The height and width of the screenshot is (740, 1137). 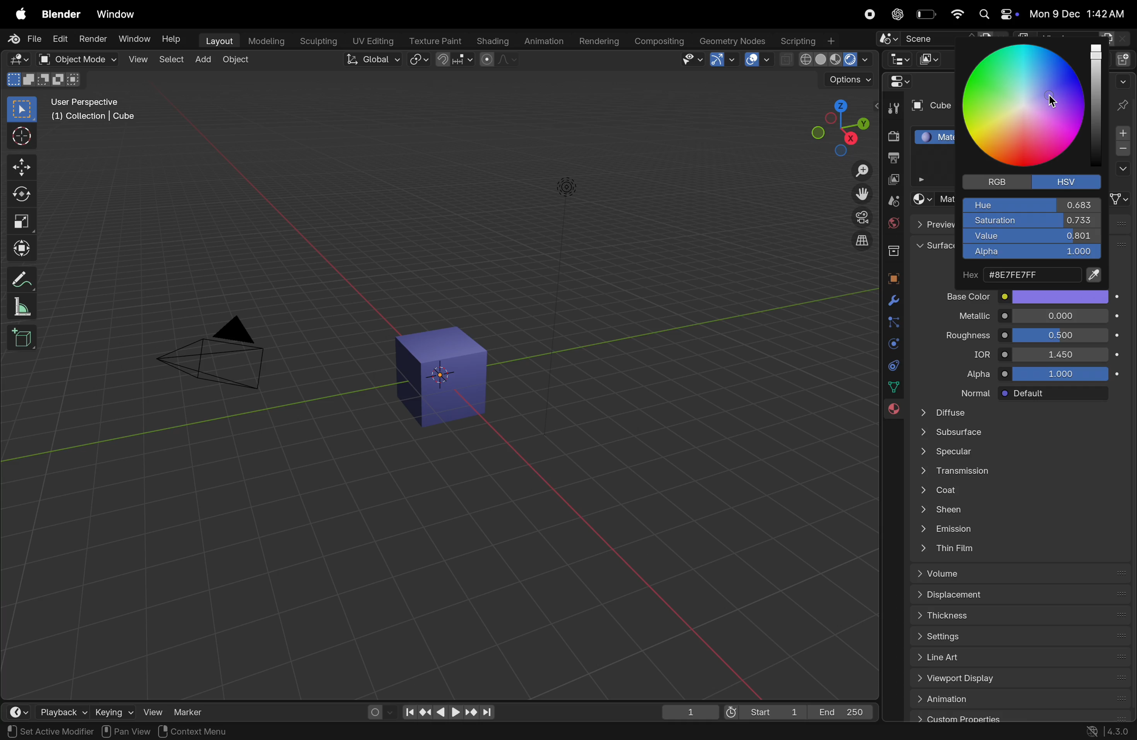 What do you see at coordinates (893, 301) in the screenshot?
I see `modifiers` at bounding box center [893, 301].